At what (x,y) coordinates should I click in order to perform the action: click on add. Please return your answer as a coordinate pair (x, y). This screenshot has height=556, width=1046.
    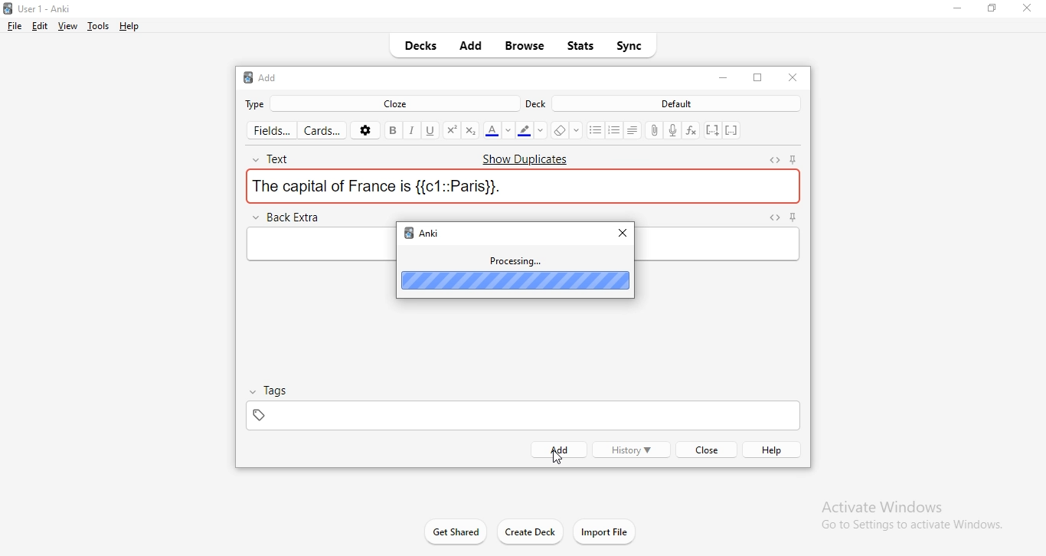
    Looking at the image, I should click on (260, 78).